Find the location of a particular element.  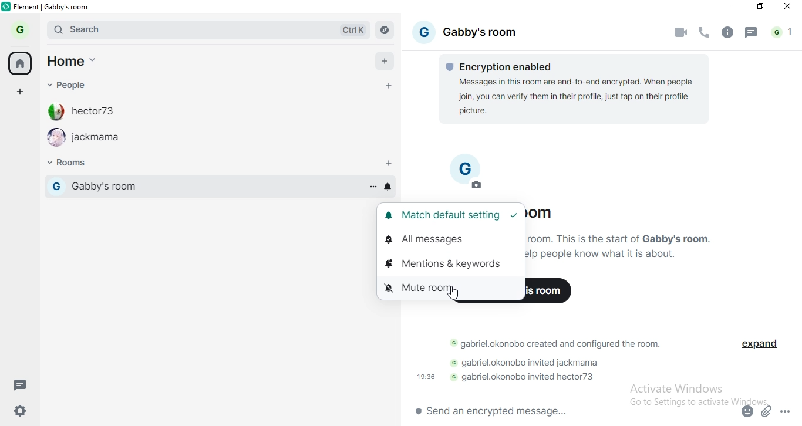

navigate is located at coordinates (386, 32).